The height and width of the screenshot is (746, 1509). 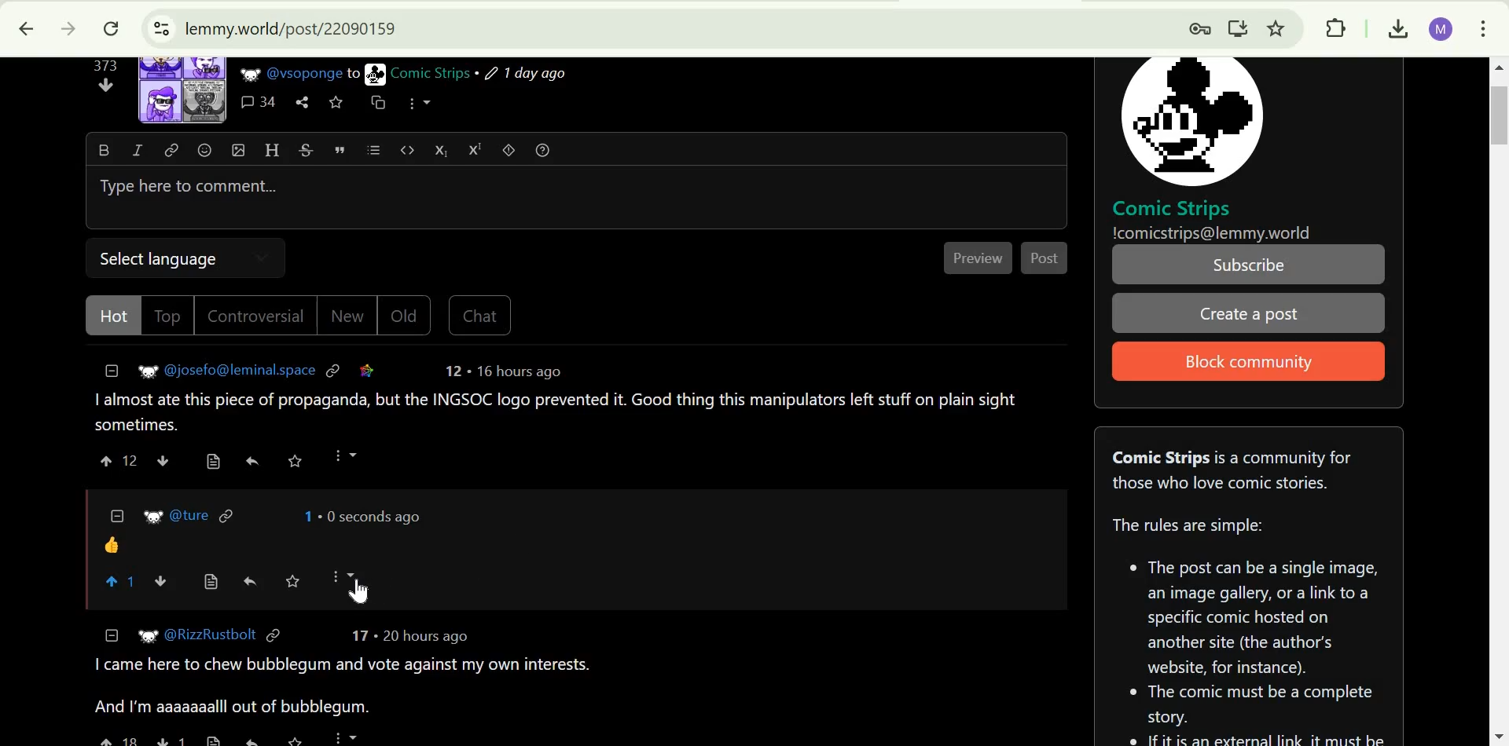 I want to click on Bold, so click(x=103, y=149).